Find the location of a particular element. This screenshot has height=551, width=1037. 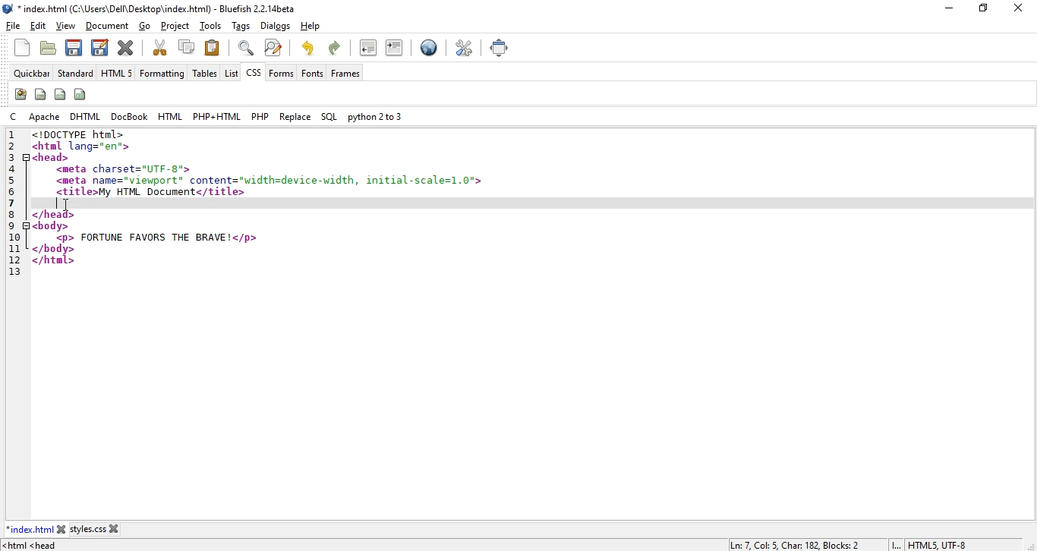

forms is located at coordinates (282, 73).